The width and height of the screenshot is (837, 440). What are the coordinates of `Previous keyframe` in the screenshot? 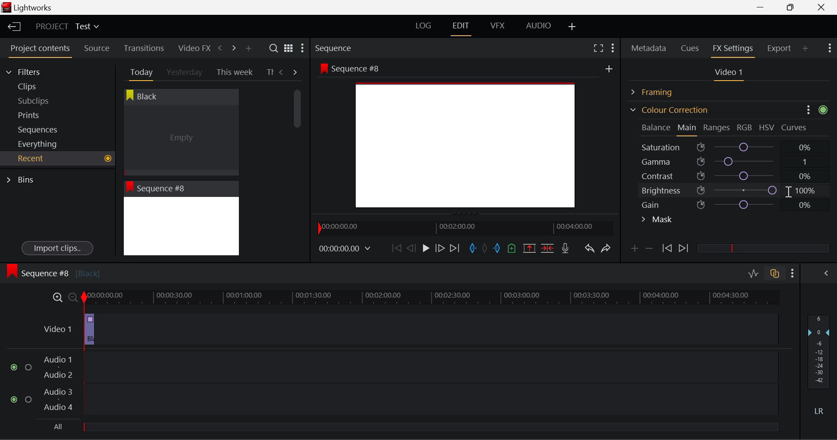 It's located at (666, 249).